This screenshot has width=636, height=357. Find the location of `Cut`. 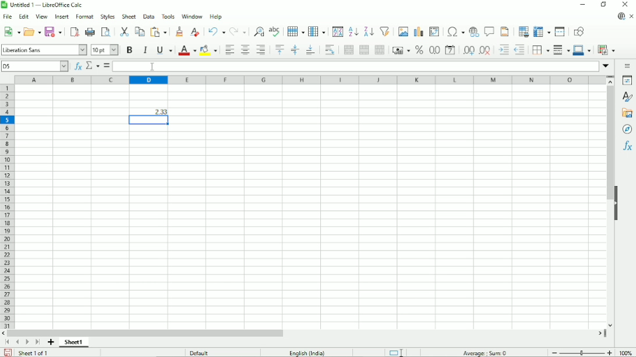

Cut is located at coordinates (124, 31).